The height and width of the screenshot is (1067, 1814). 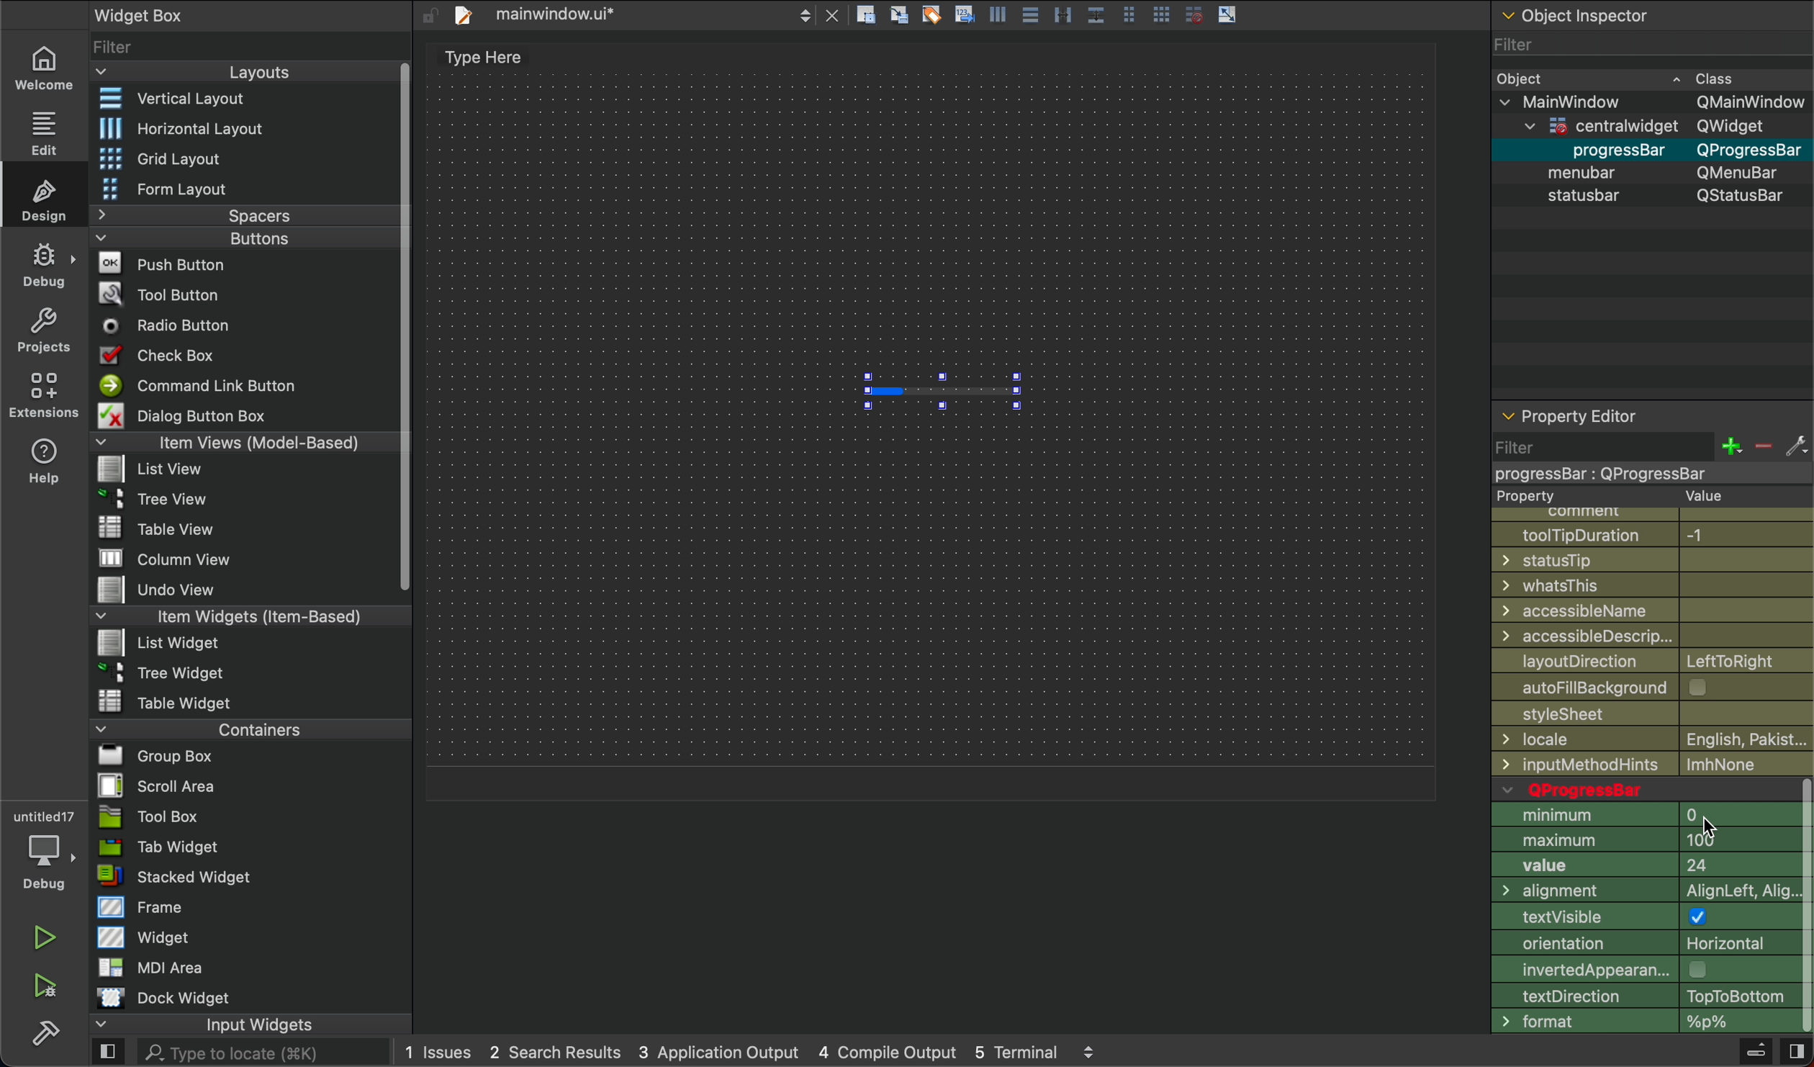 I want to click on run, so click(x=45, y=937).